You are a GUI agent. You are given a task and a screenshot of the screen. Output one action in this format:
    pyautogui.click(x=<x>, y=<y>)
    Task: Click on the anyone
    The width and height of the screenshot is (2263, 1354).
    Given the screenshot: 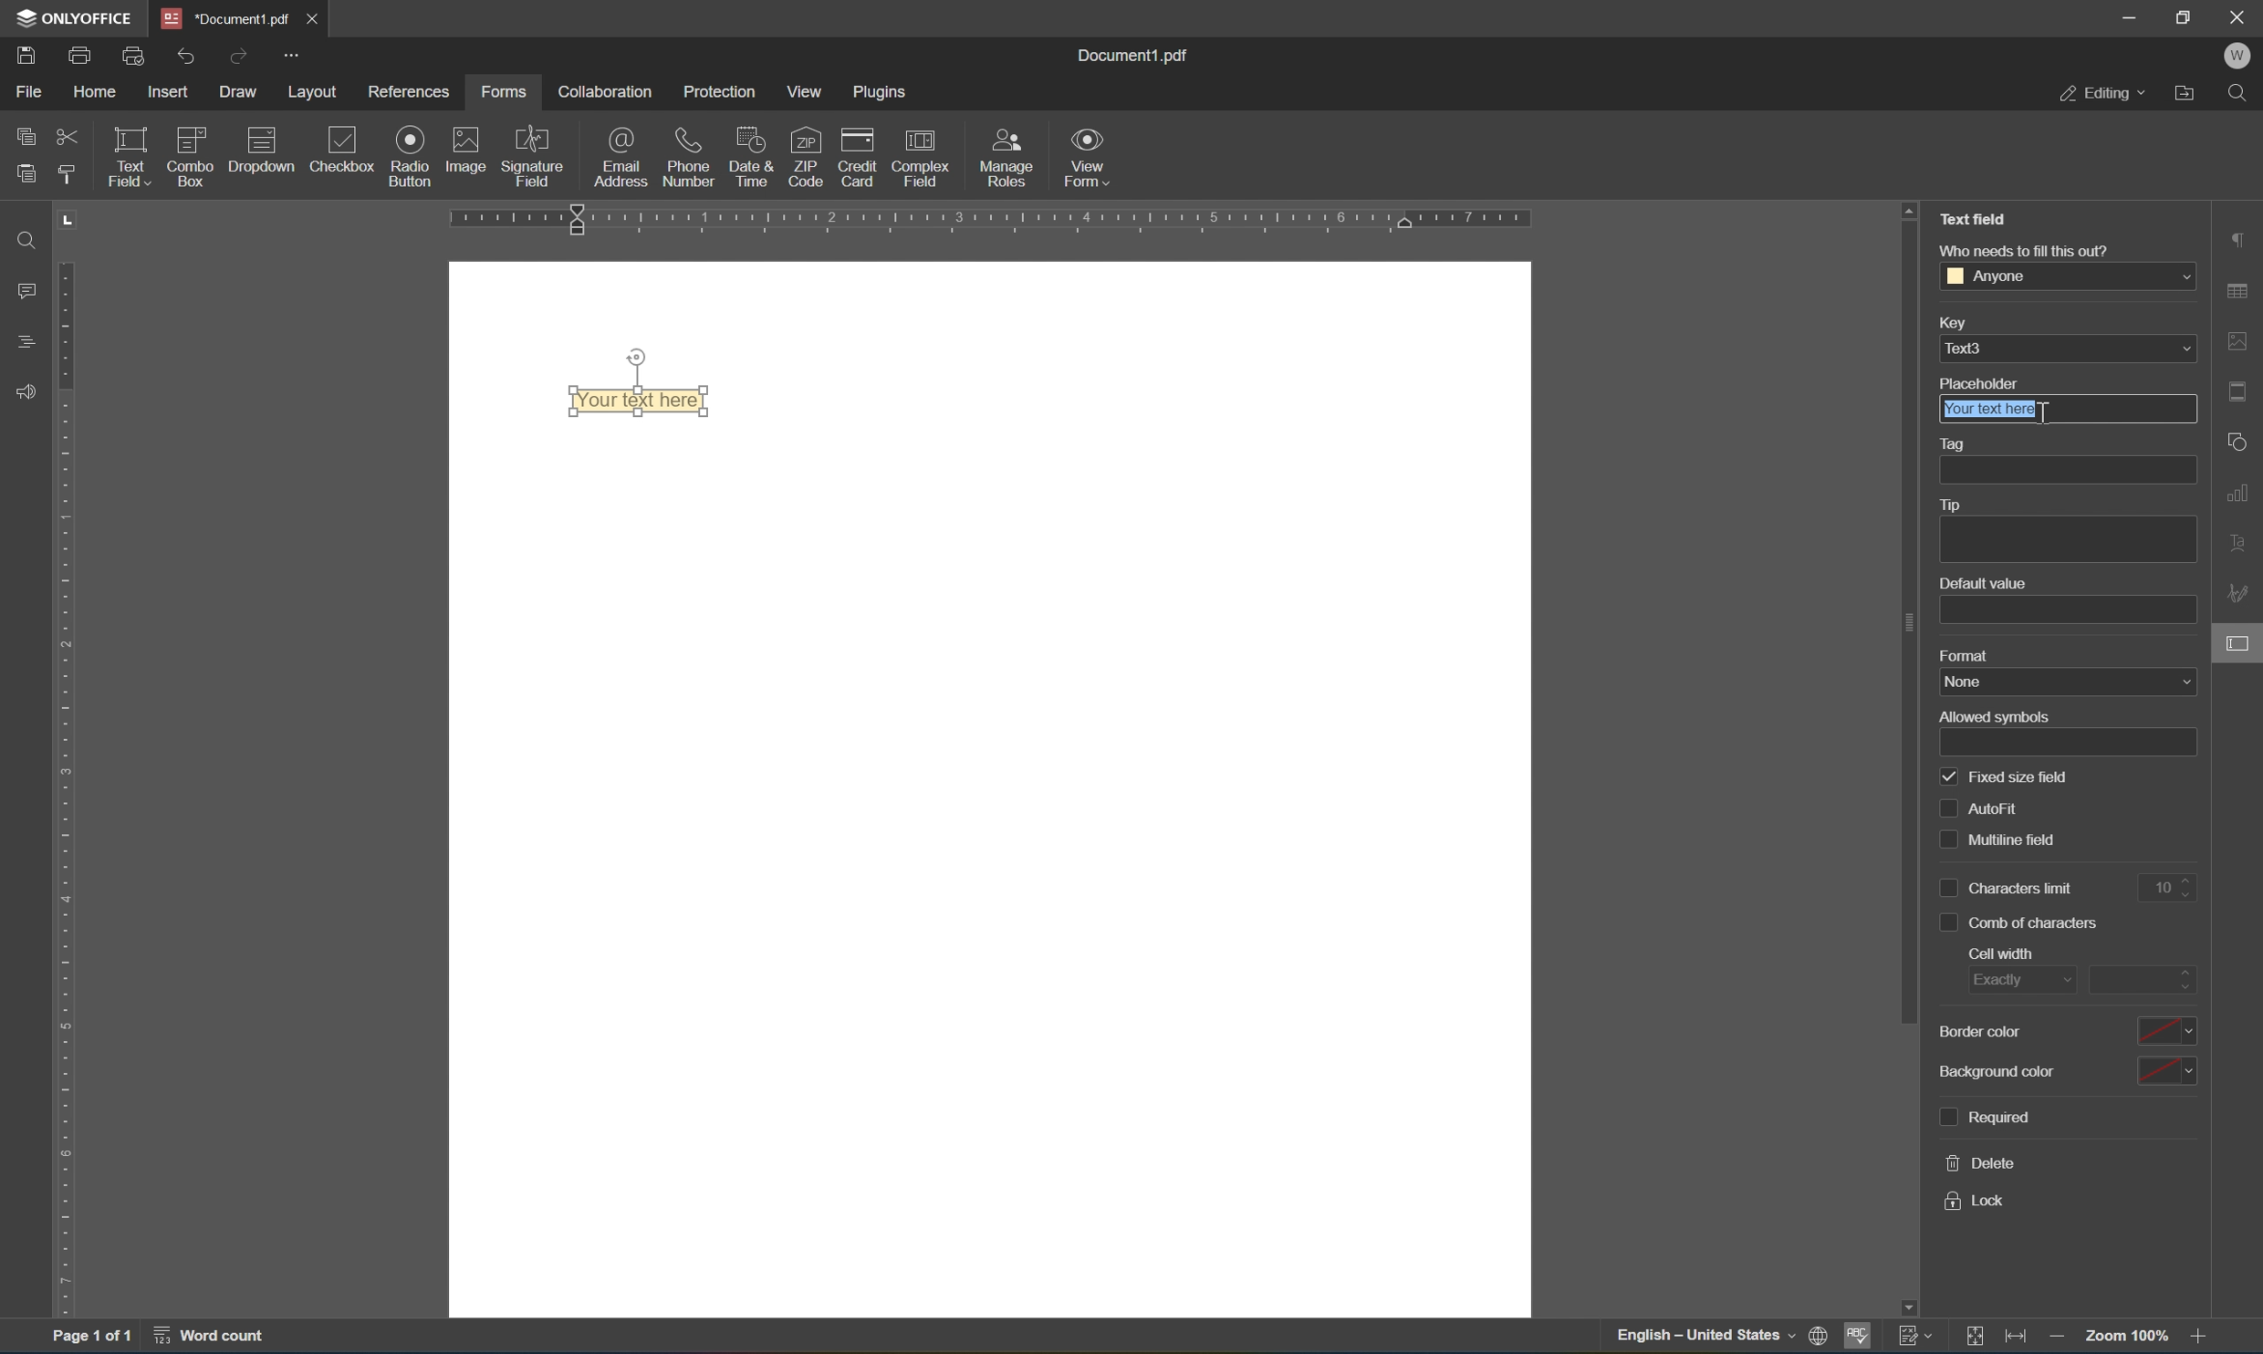 What is the action you would take?
    pyautogui.click(x=2068, y=278)
    